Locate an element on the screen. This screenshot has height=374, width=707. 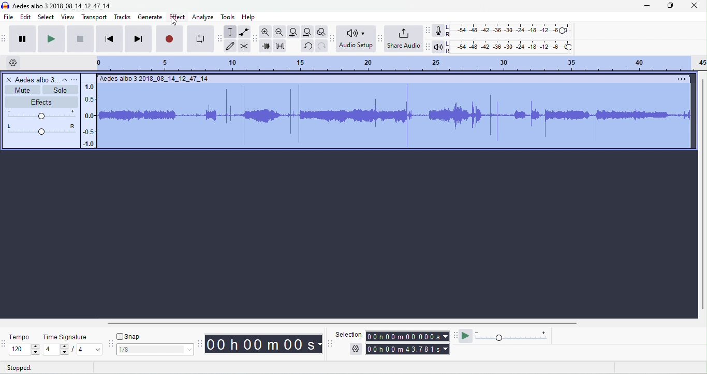
looping region is located at coordinates (401, 65).